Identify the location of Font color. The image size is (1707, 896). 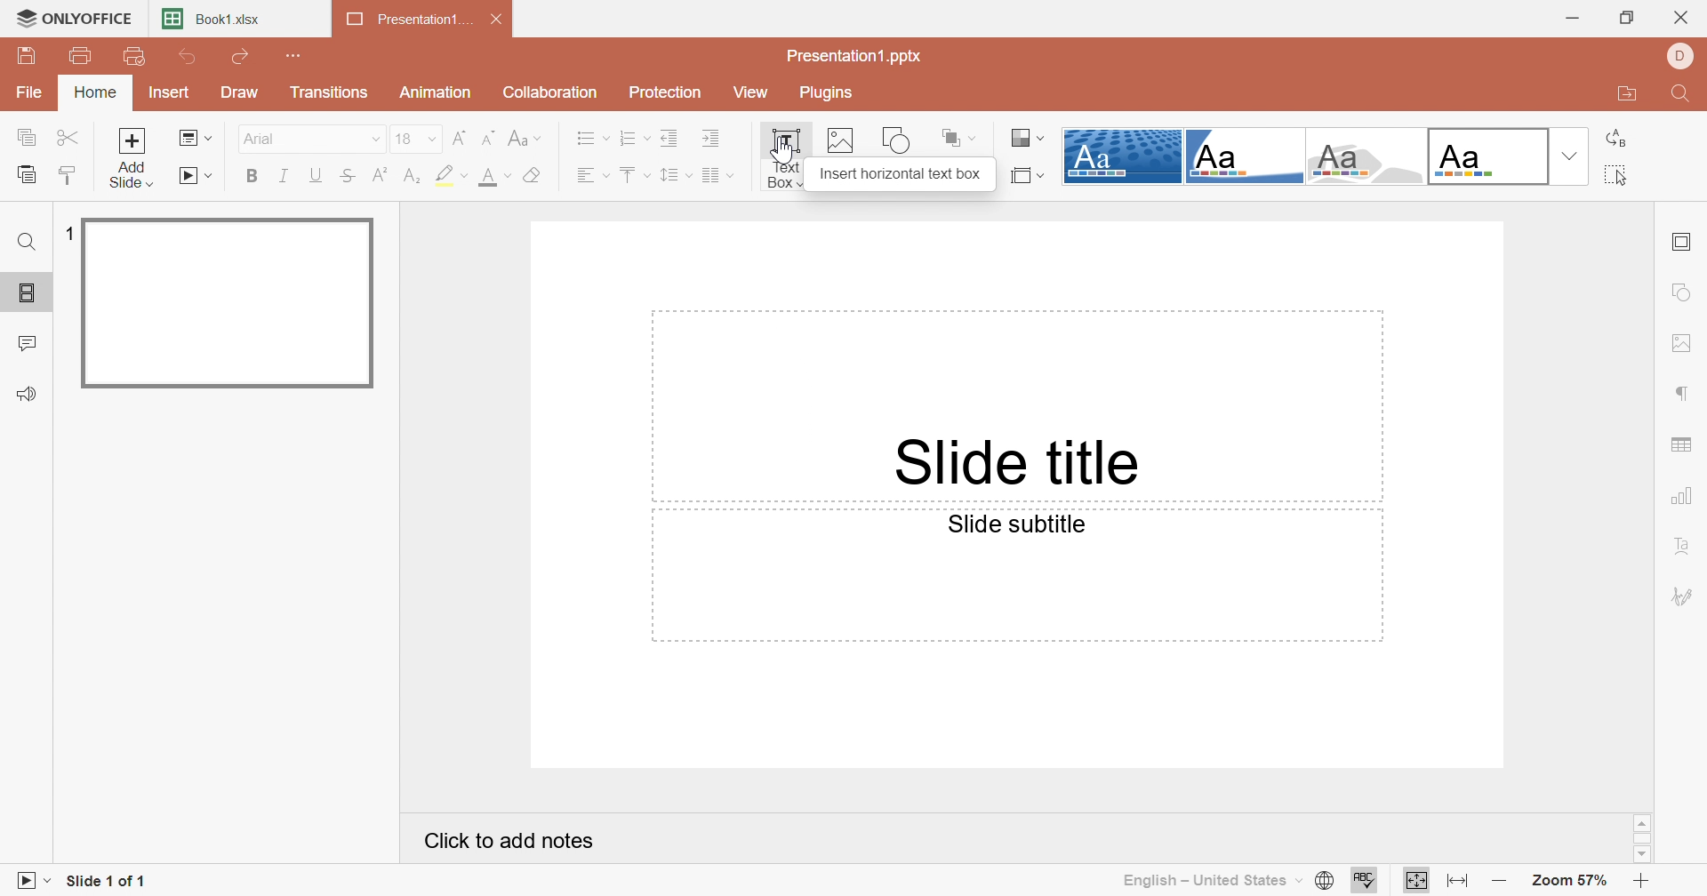
(496, 179).